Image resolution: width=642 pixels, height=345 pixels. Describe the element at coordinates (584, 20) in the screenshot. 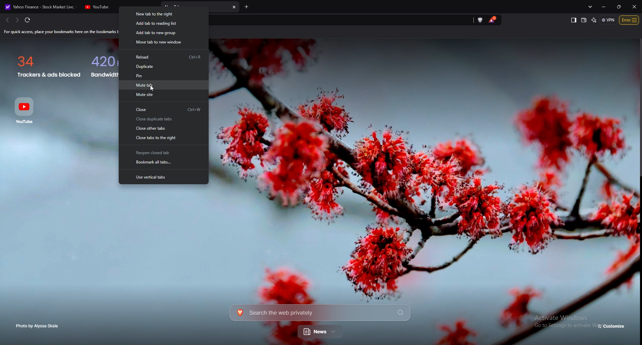

I see `wallet` at that location.